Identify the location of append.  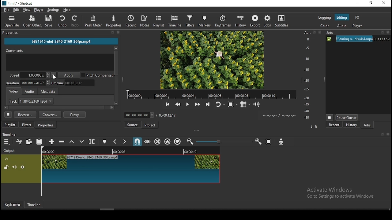
(51, 141).